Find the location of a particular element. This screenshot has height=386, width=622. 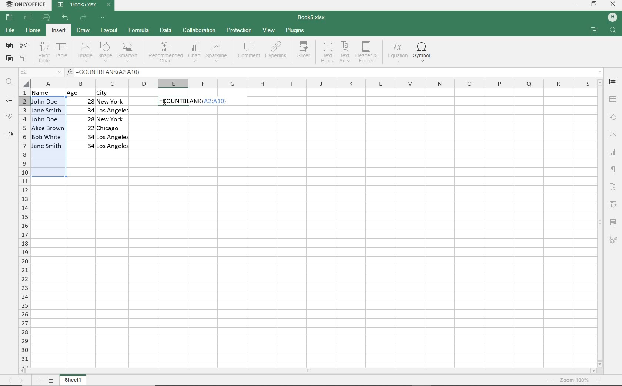

Chicago is located at coordinates (114, 128).